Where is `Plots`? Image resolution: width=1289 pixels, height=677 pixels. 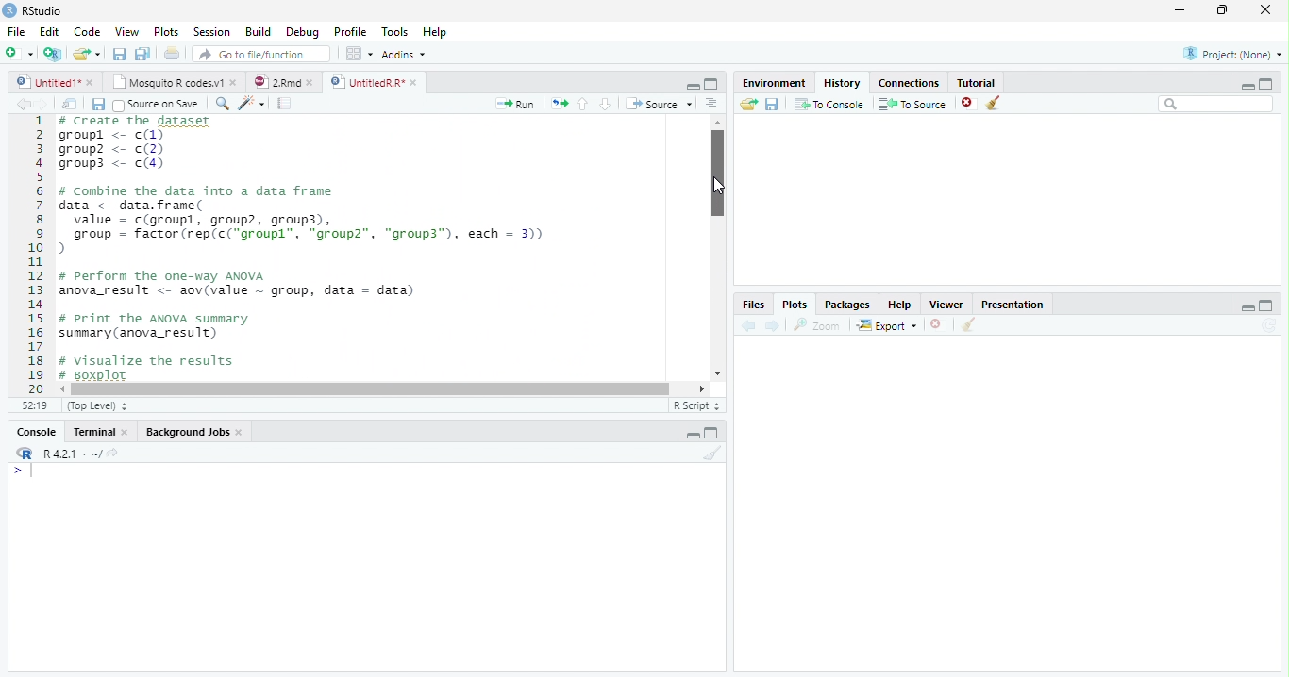 Plots is located at coordinates (166, 32).